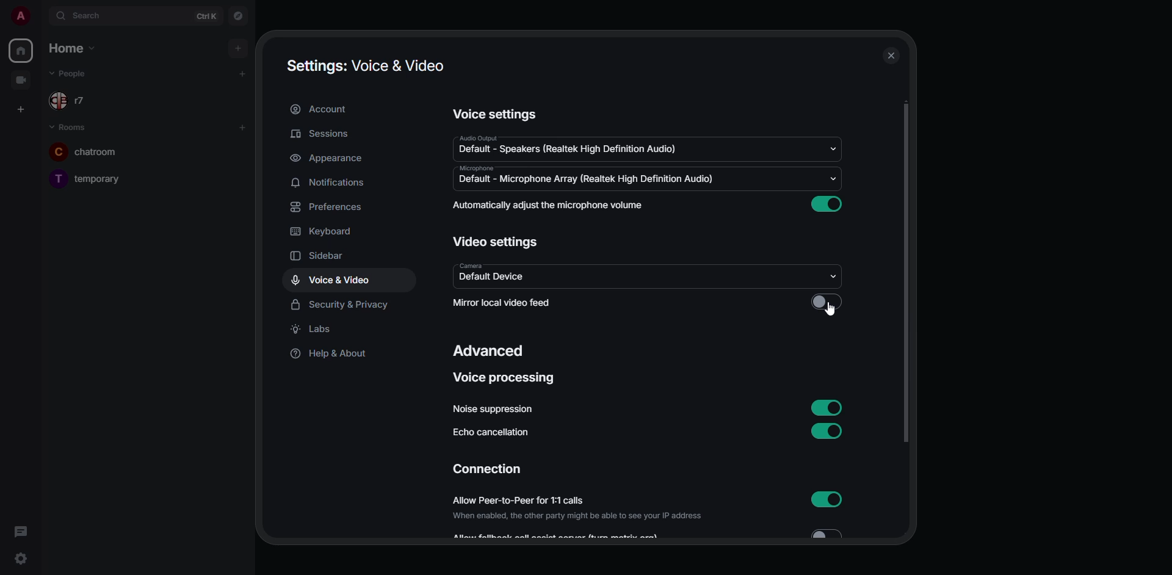  Describe the element at coordinates (244, 73) in the screenshot. I see `add` at that location.